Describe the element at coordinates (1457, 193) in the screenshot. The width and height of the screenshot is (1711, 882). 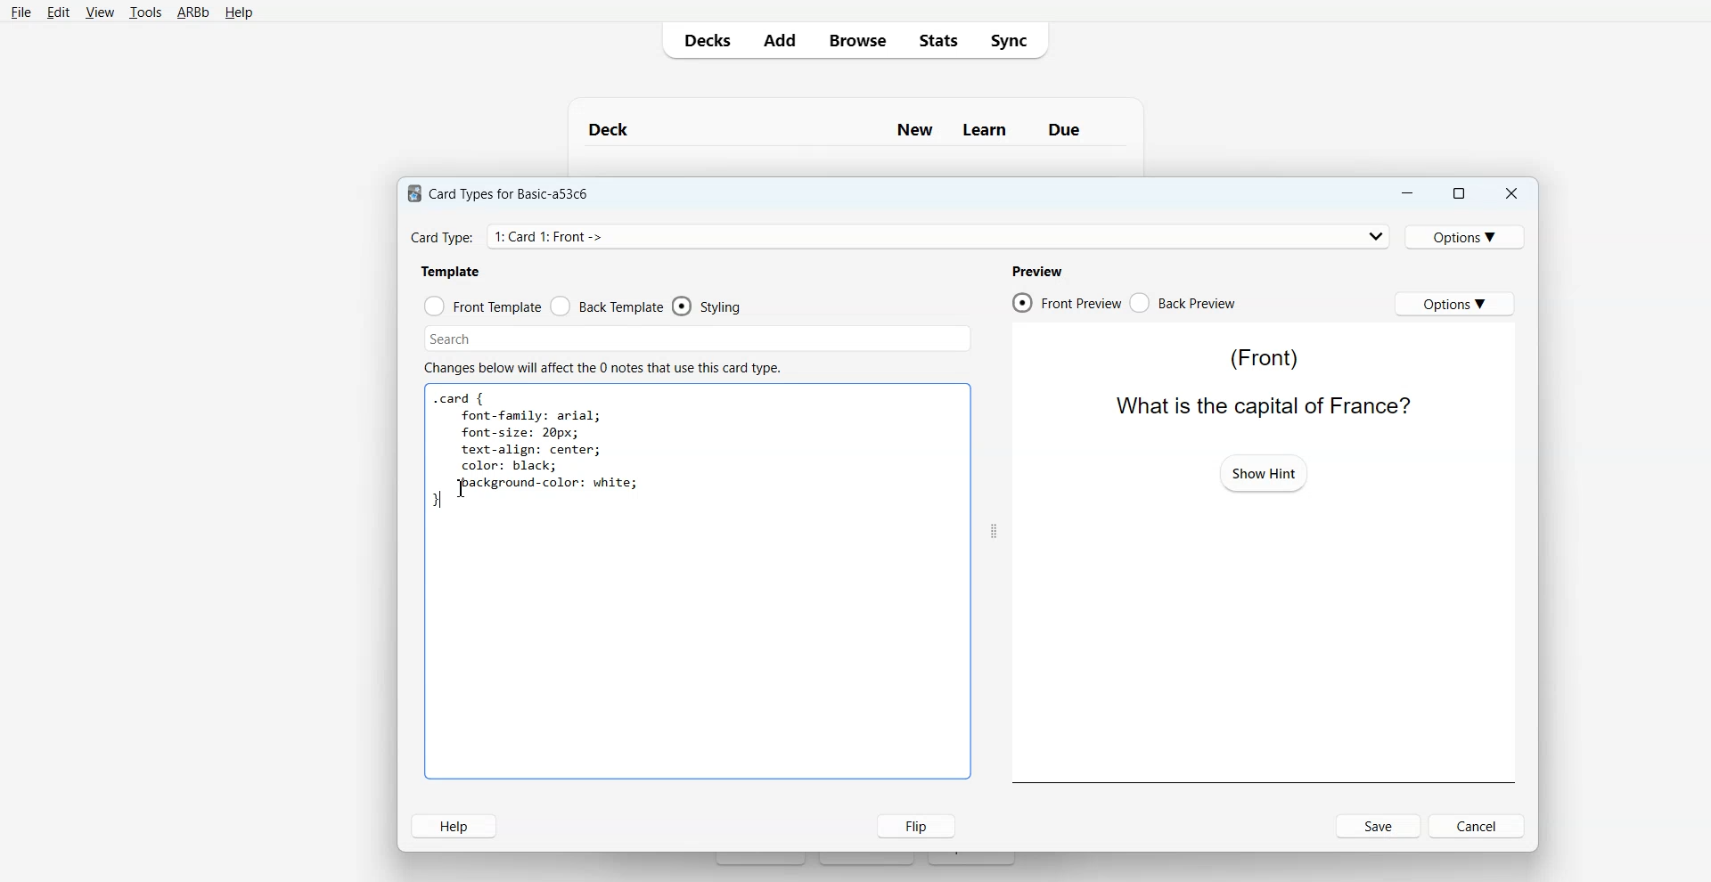
I see `Maximize` at that location.